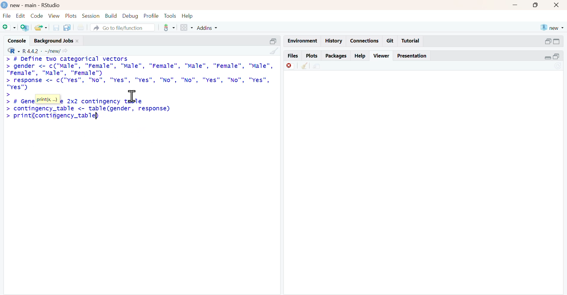  What do you see at coordinates (9, 27) in the screenshot?
I see `Add file as` at bounding box center [9, 27].